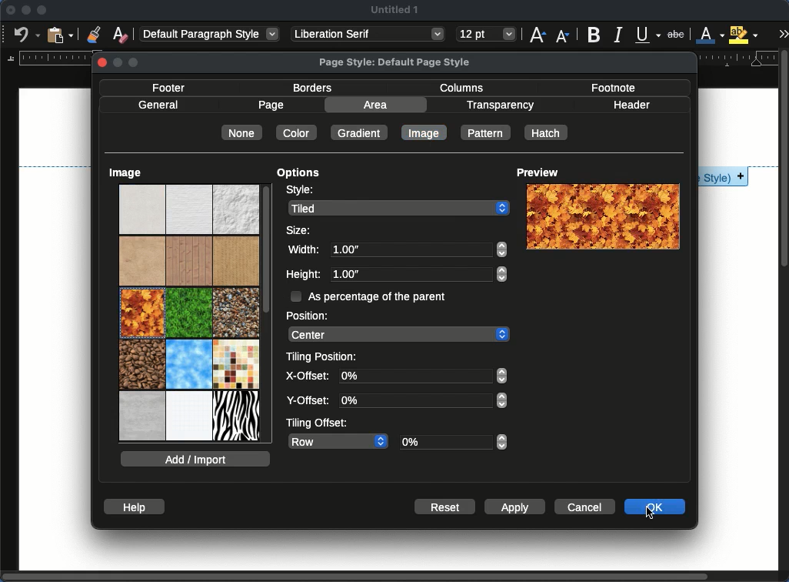 The width and height of the screenshot is (789, 582). What do you see at coordinates (158, 105) in the screenshot?
I see `general` at bounding box center [158, 105].